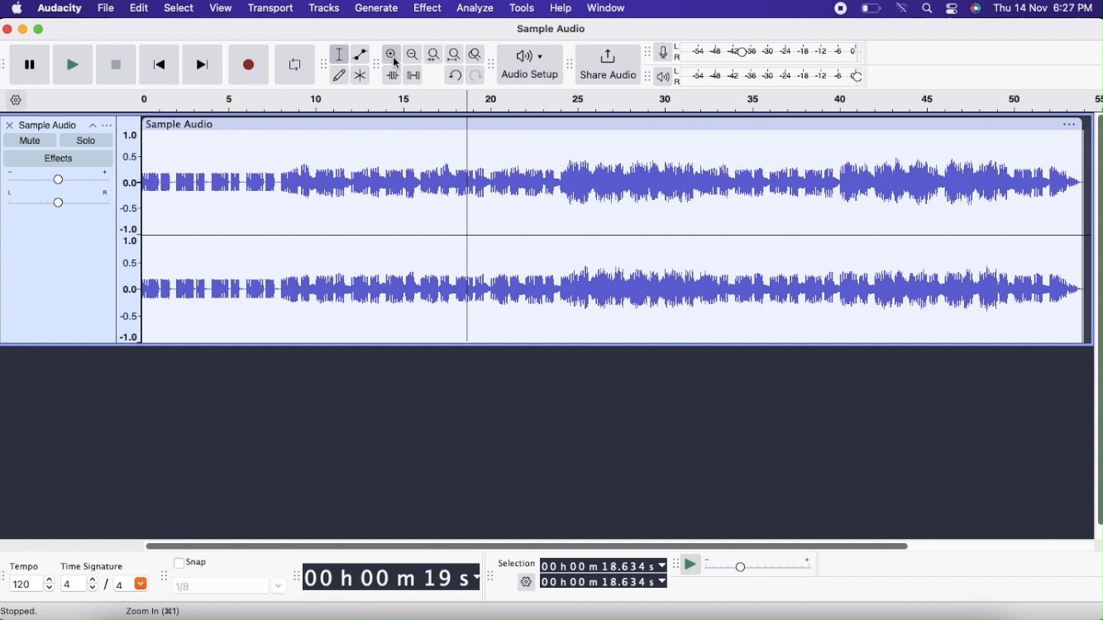 This screenshot has height=620, width=1103. Describe the element at coordinates (92, 566) in the screenshot. I see `Time Signature` at that location.